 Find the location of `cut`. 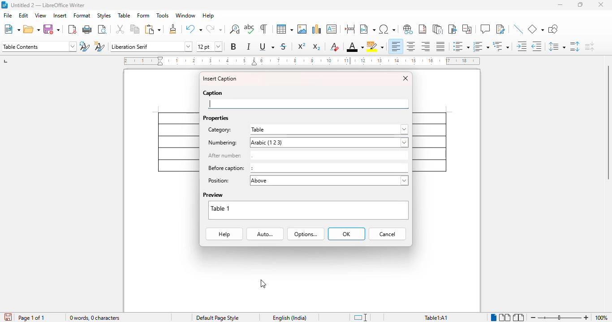

cut is located at coordinates (120, 29).